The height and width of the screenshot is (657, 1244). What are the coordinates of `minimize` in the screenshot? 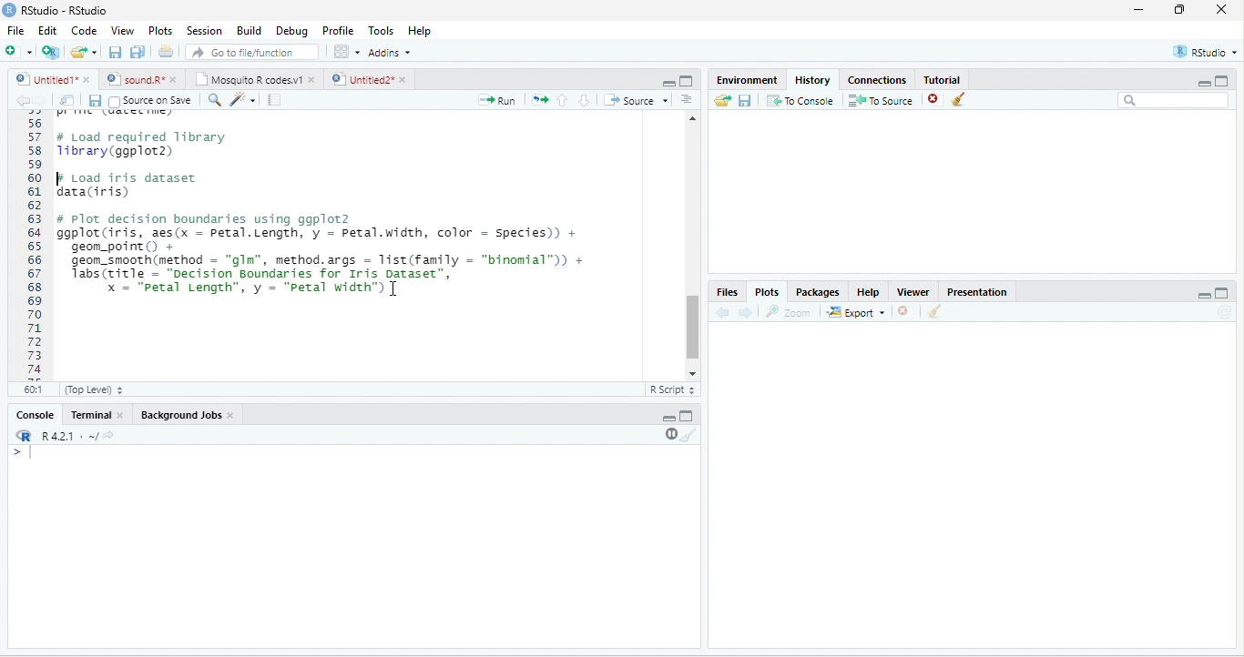 It's located at (669, 419).